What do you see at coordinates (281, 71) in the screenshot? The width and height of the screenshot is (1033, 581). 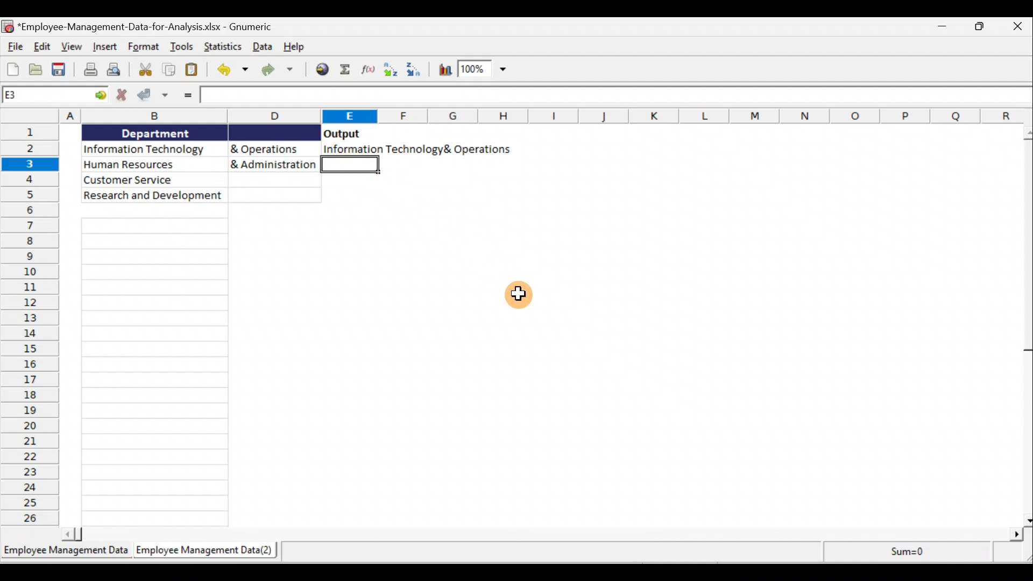 I see `Redo undone action` at bounding box center [281, 71].